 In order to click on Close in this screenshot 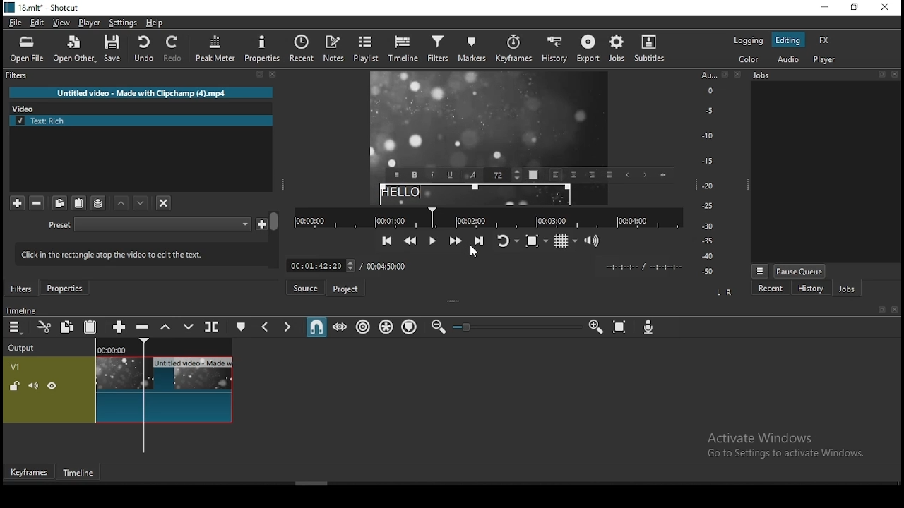, I will do `click(738, 73)`.